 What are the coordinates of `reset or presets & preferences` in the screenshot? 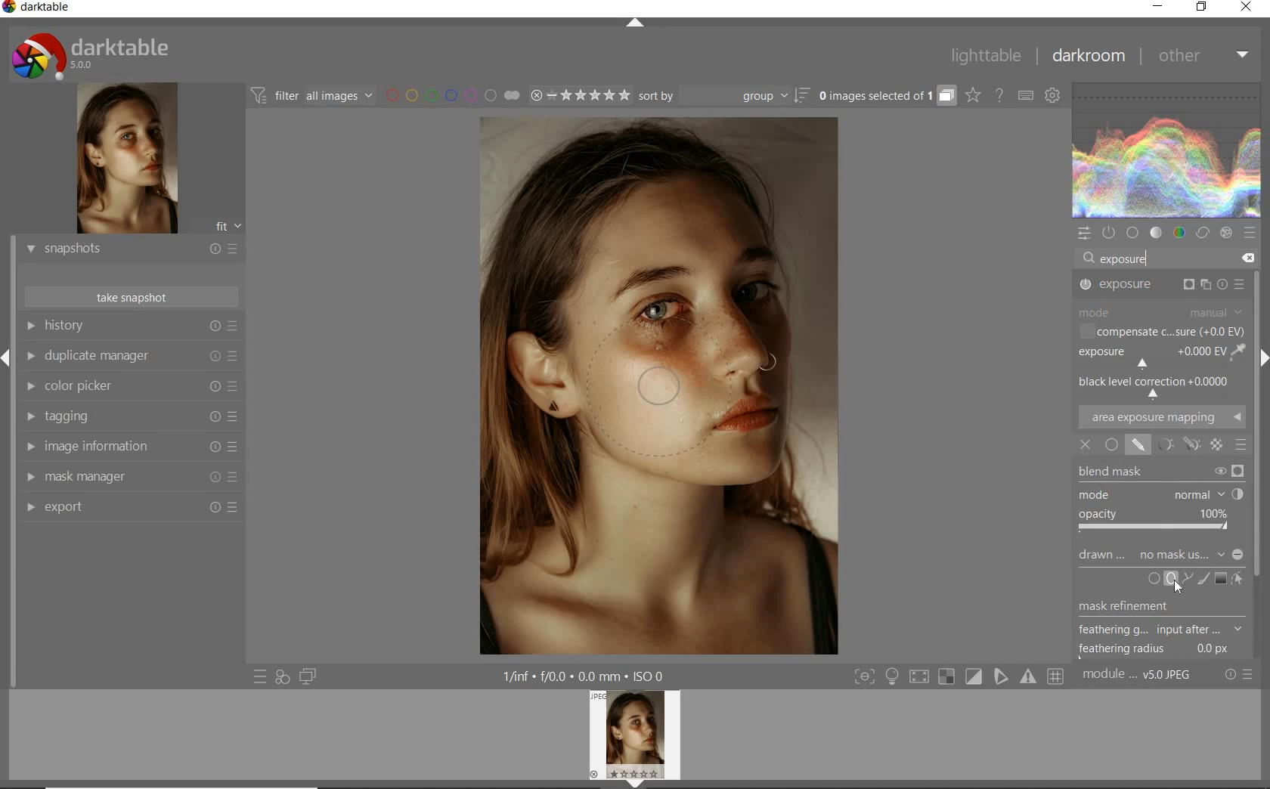 It's located at (1239, 676).